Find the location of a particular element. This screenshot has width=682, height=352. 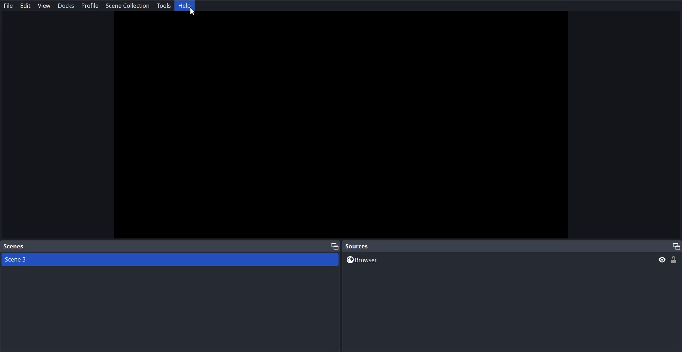

Scene collection is located at coordinates (127, 5).